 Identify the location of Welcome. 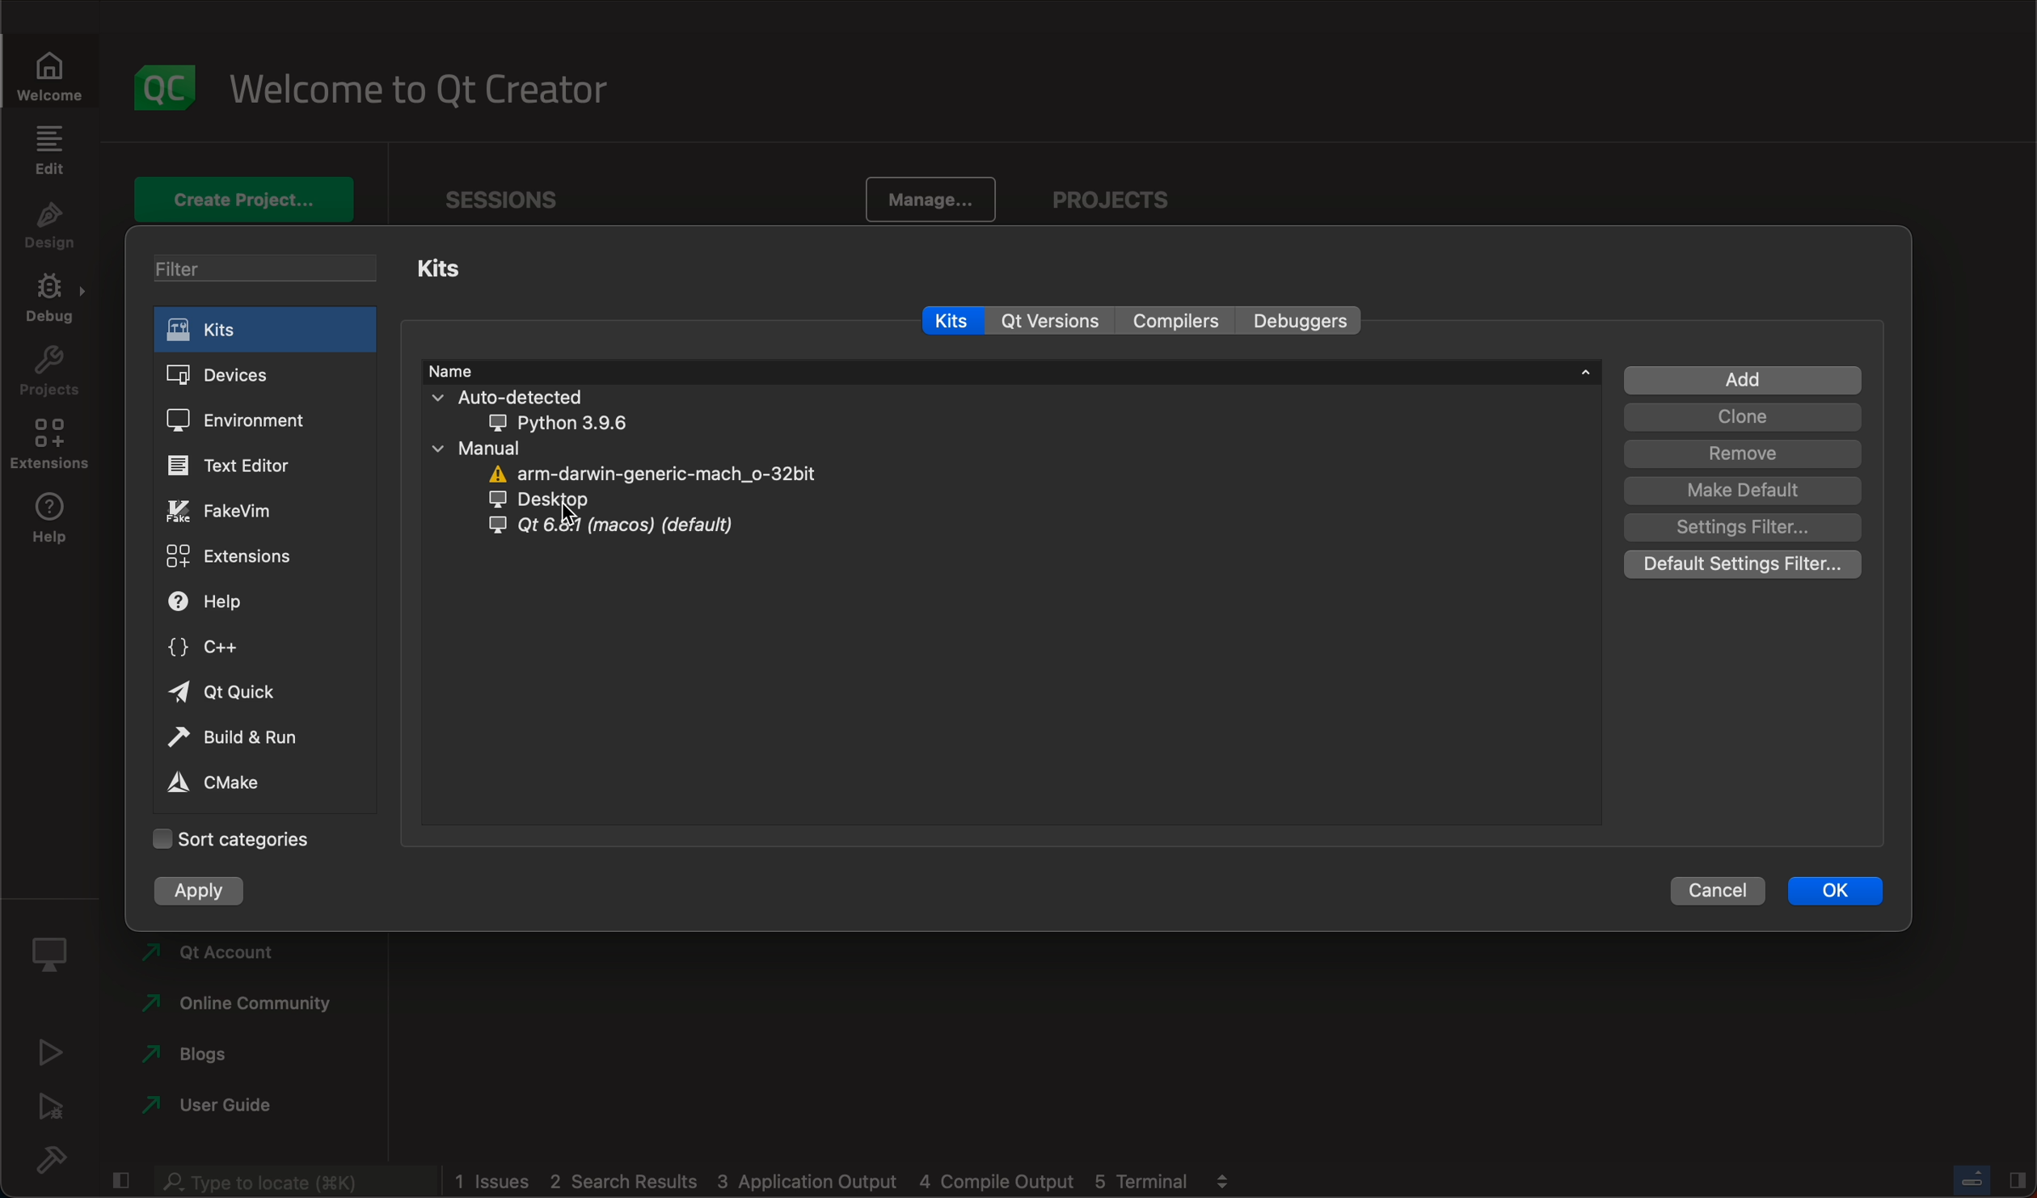
(59, 74).